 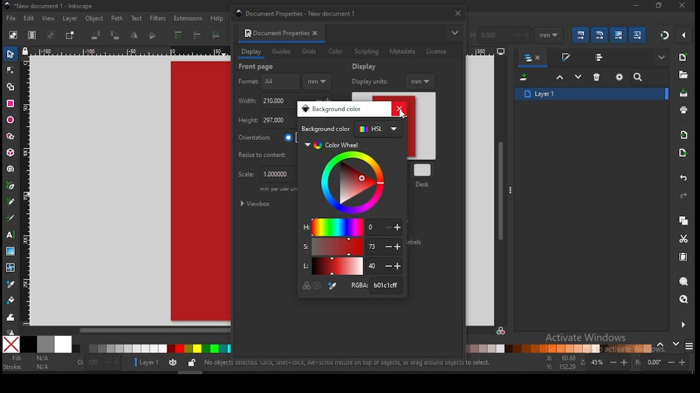 What do you see at coordinates (579, 35) in the screenshot?
I see `when scaling objects, scale the stroke width in same proportion` at bounding box center [579, 35].